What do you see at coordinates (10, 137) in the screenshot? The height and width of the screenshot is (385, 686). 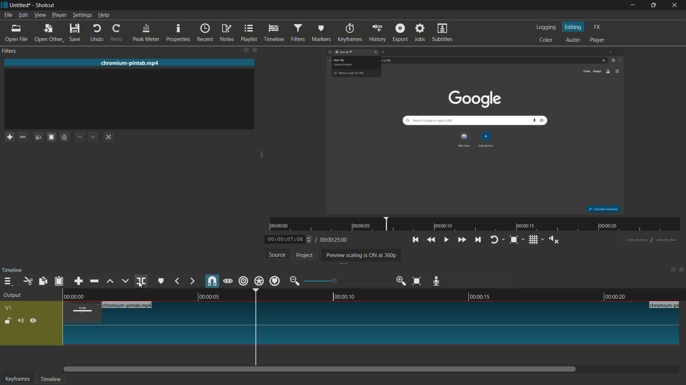 I see `add a filter` at bounding box center [10, 137].